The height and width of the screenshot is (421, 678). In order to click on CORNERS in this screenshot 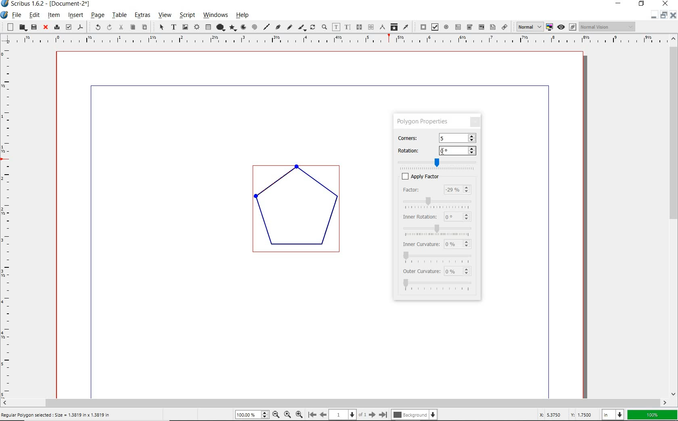, I will do `click(414, 137)`.